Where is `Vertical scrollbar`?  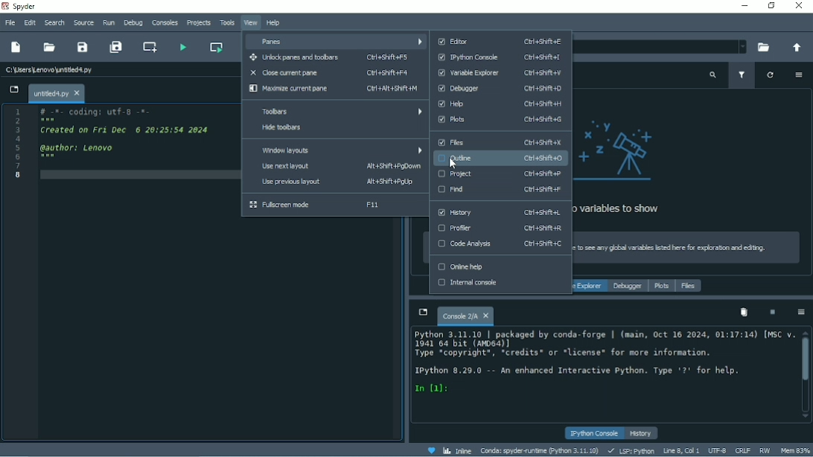
Vertical scrollbar is located at coordinates (806, 362).